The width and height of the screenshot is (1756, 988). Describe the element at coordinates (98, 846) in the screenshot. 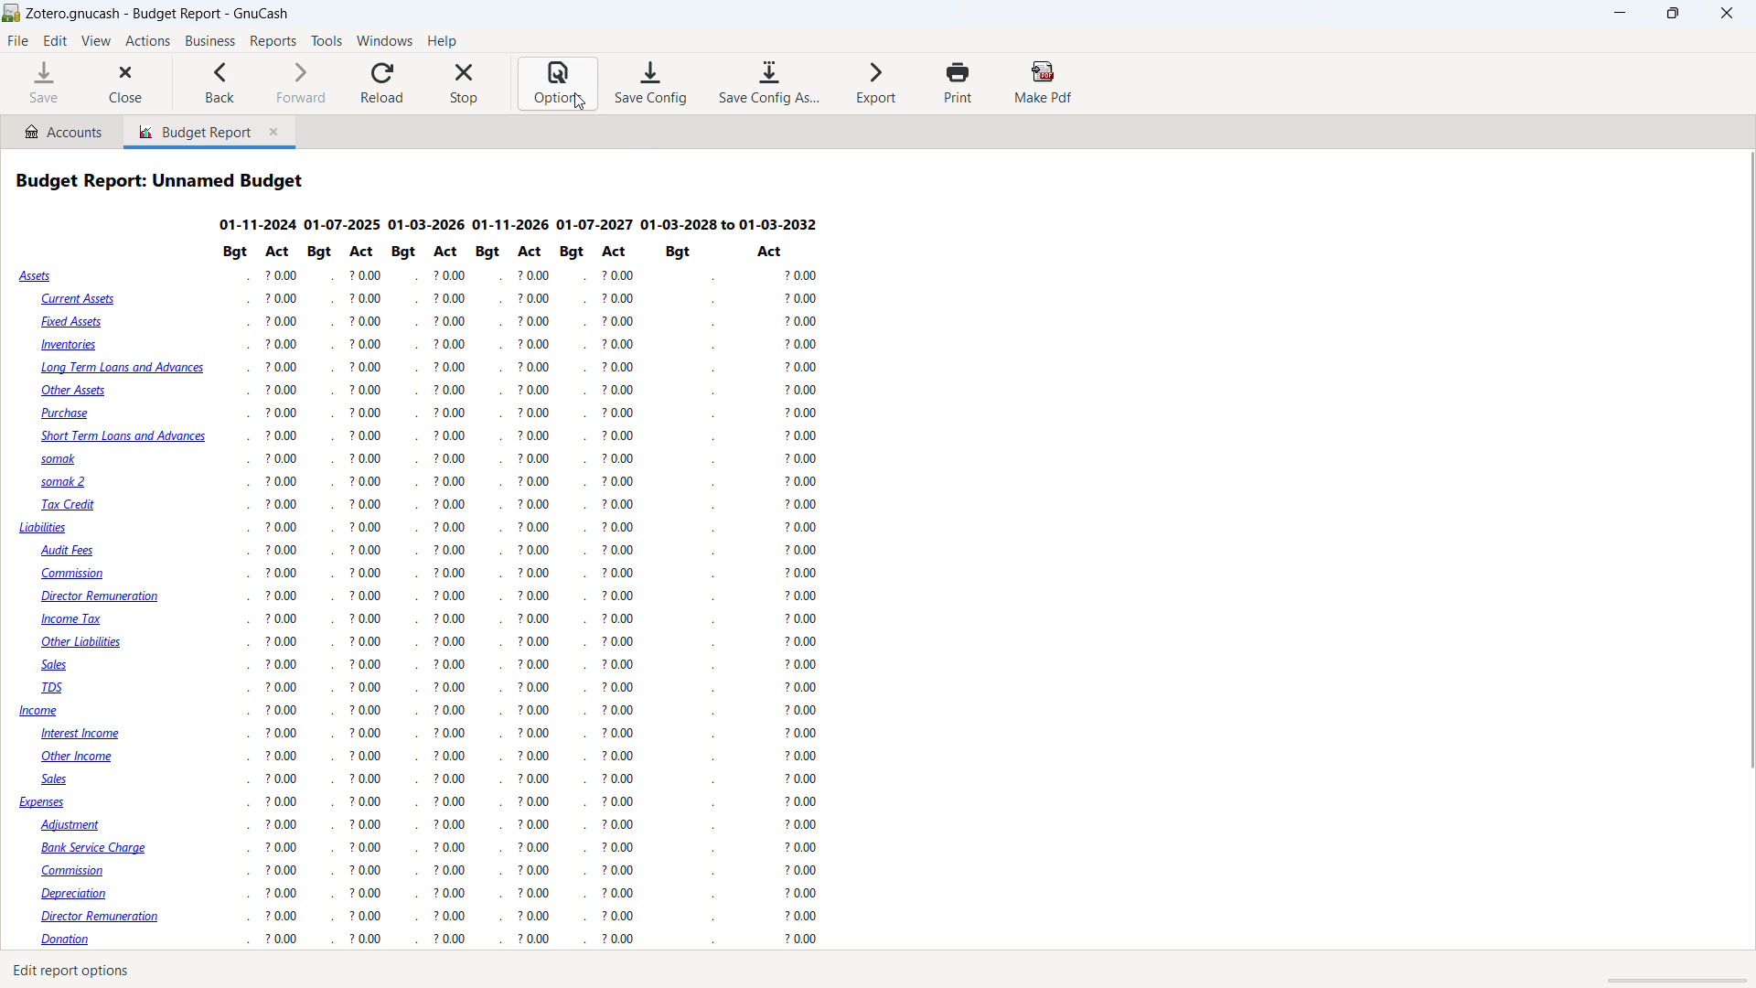

I see `‘Bank Service Charge` at that location.